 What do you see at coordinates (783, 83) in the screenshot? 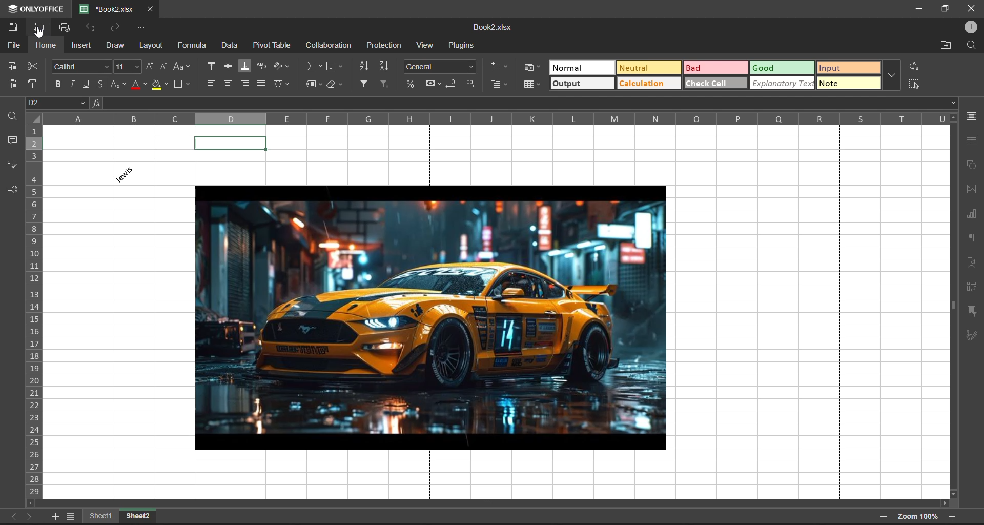
I see `explanatory text` at bounding box center [783, 83].